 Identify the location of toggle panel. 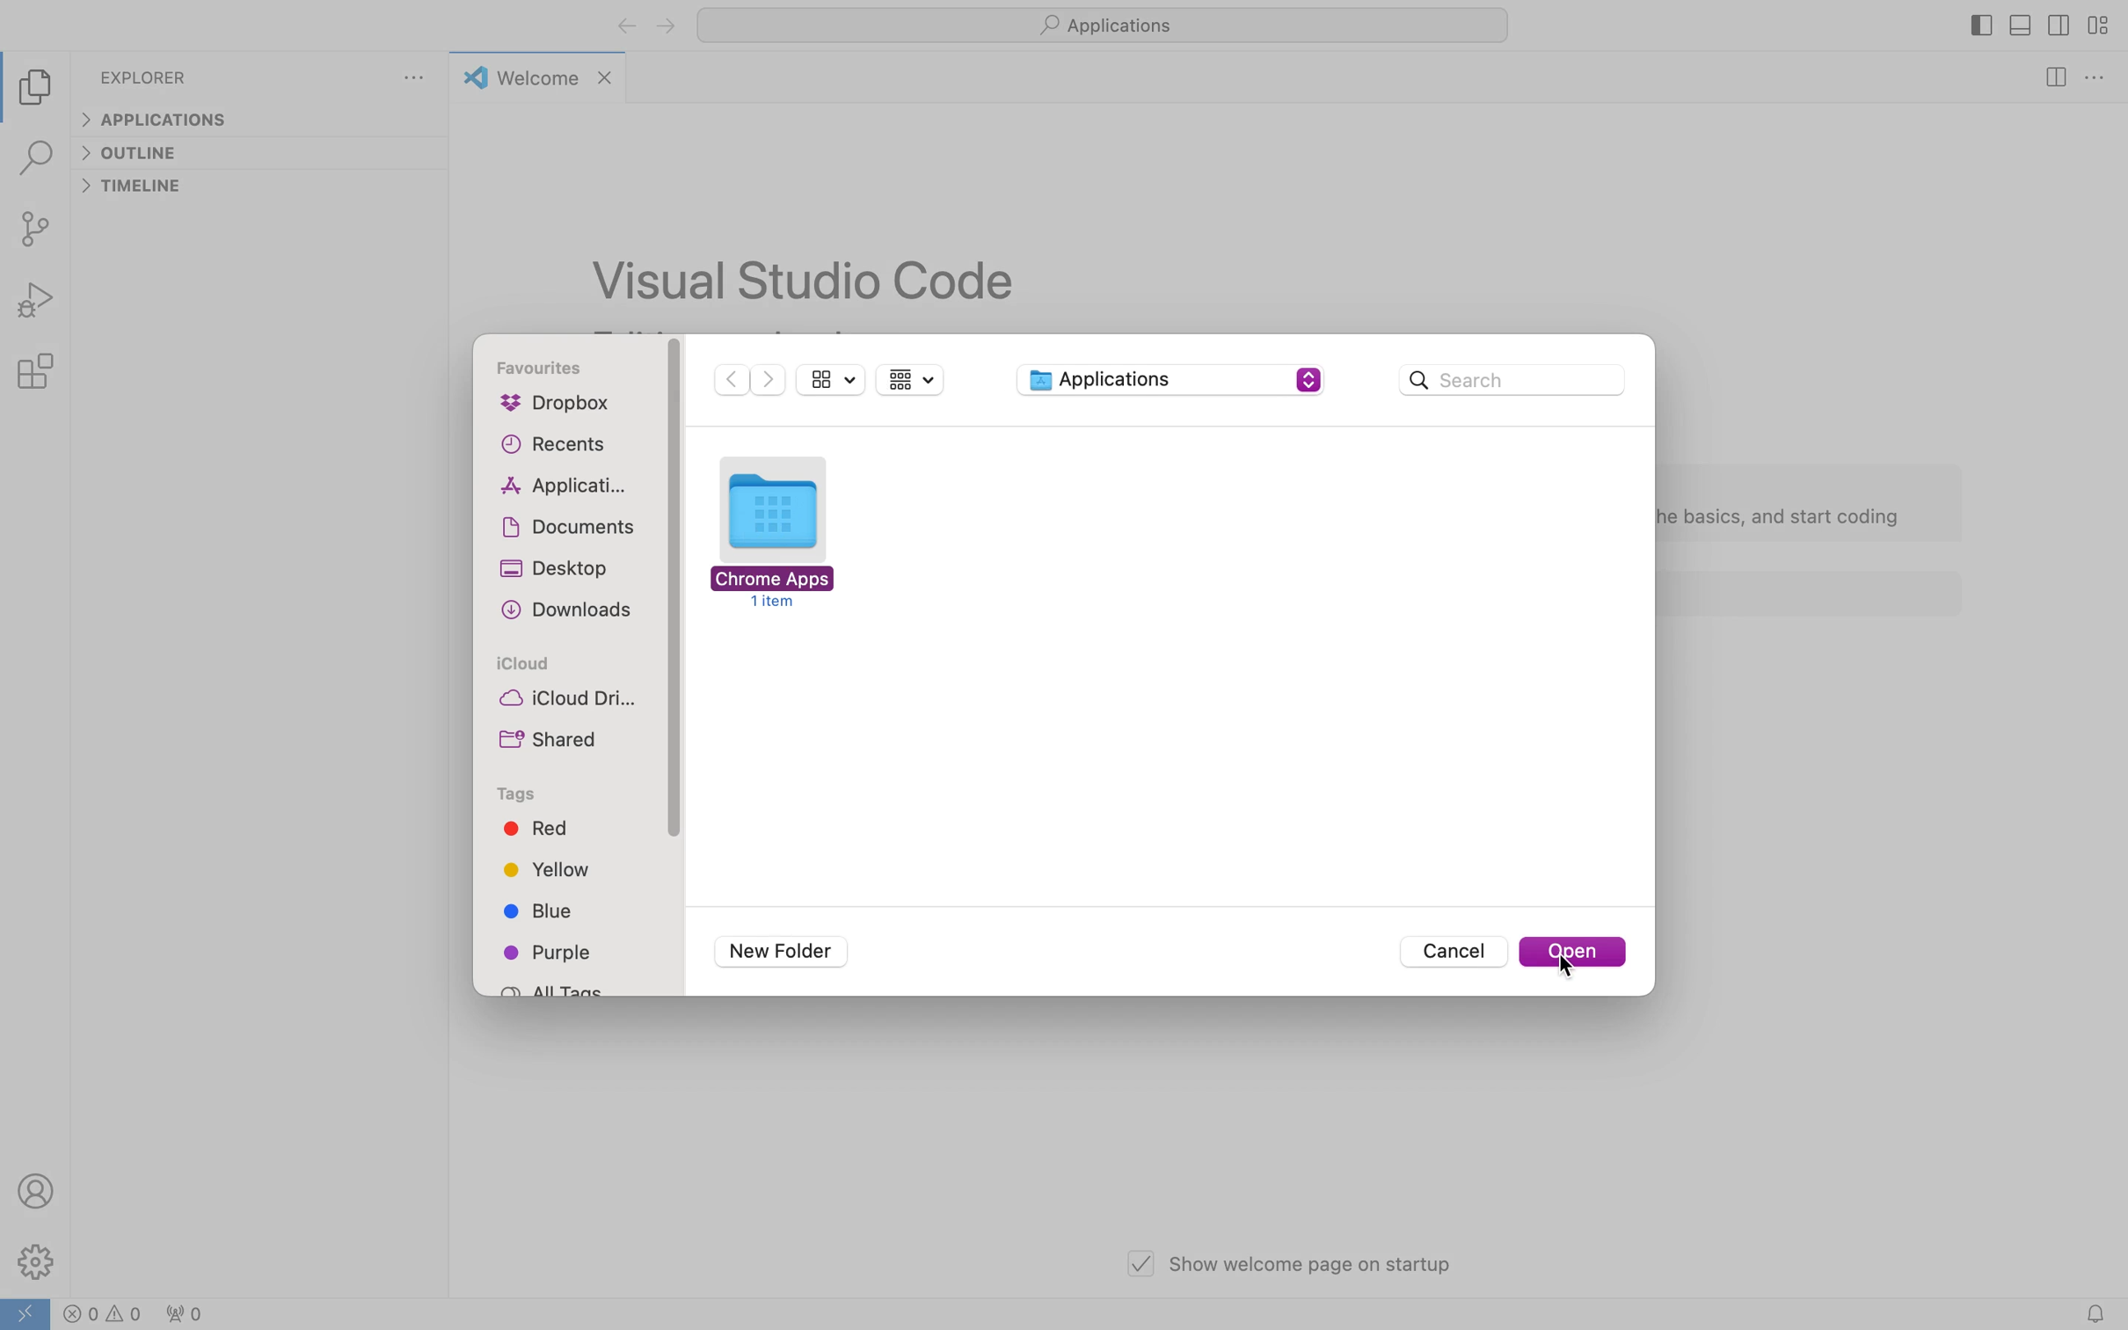
(2019, 26).